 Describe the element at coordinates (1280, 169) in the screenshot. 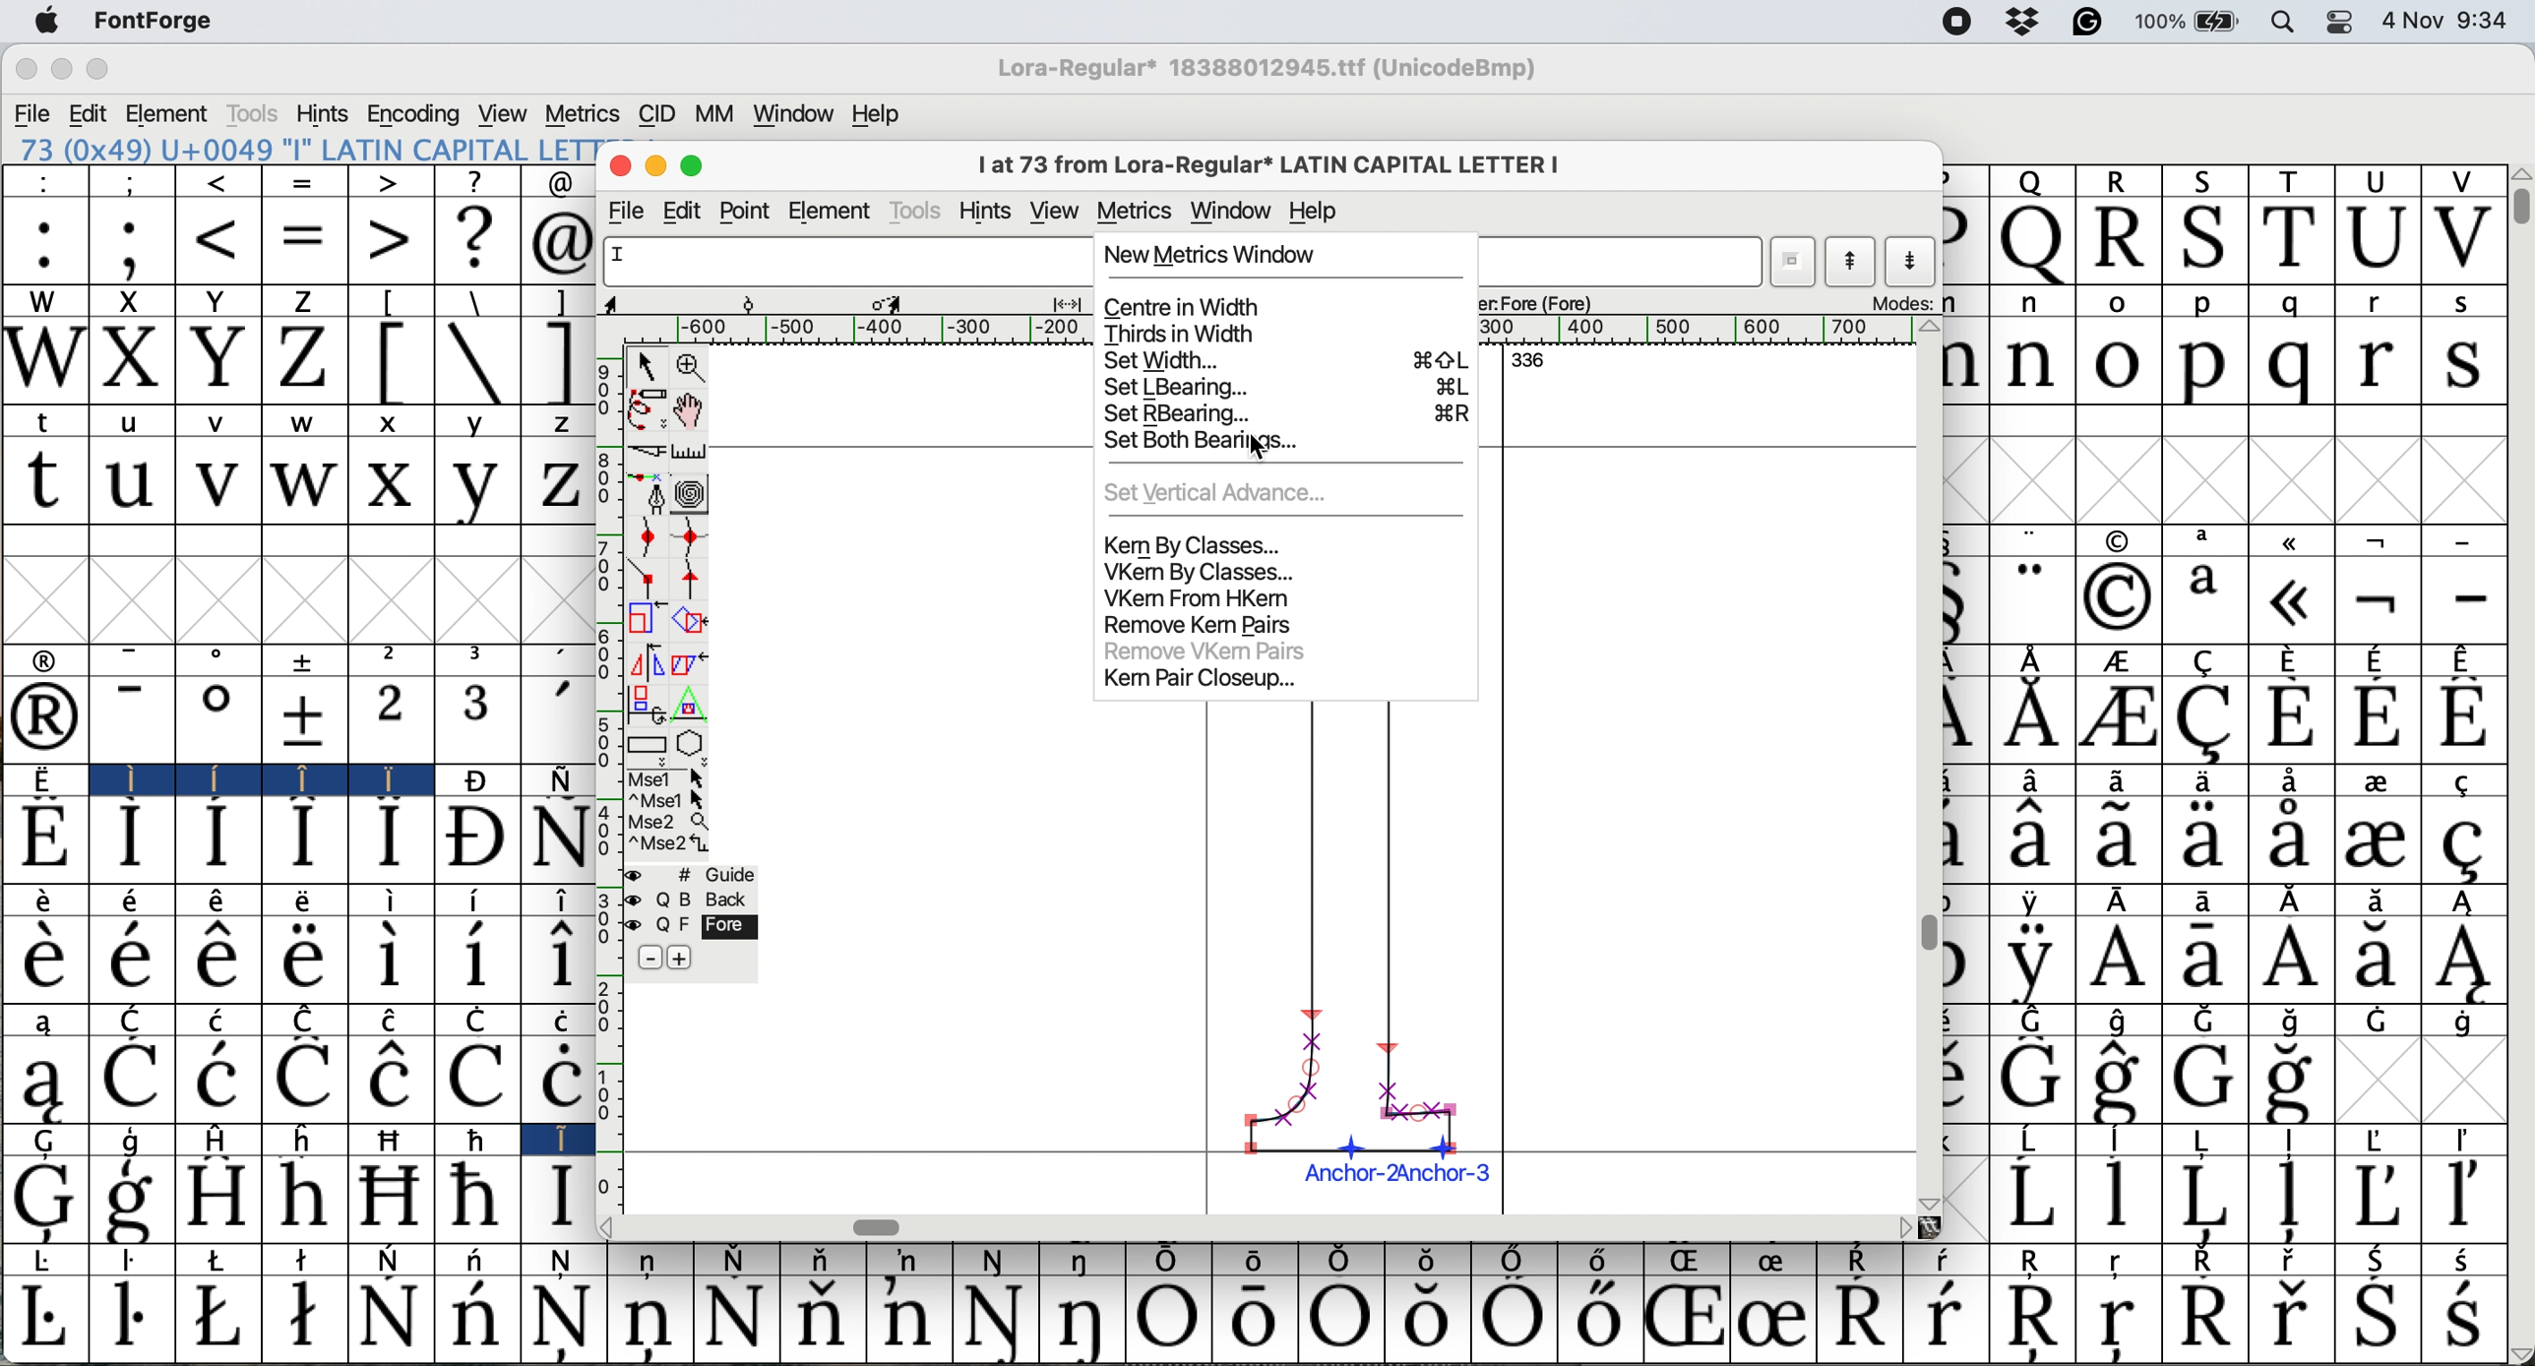

I see `I at 73from Lora-Regular* LATIN CAPITAL LETTER I` at that location.